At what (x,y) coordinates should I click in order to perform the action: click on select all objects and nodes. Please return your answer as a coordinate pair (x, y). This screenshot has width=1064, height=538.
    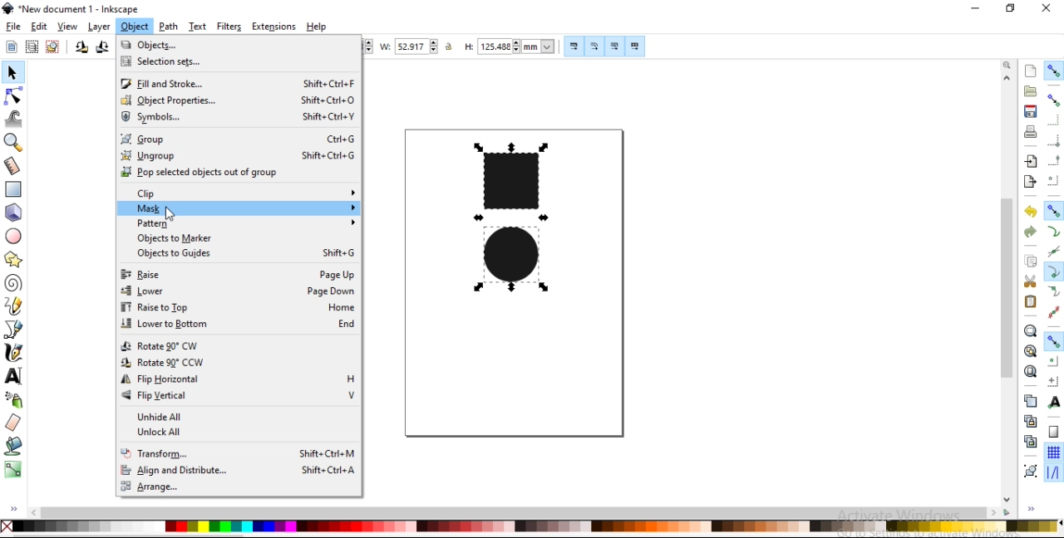
    Looking at the image, I should click on (11, 47).